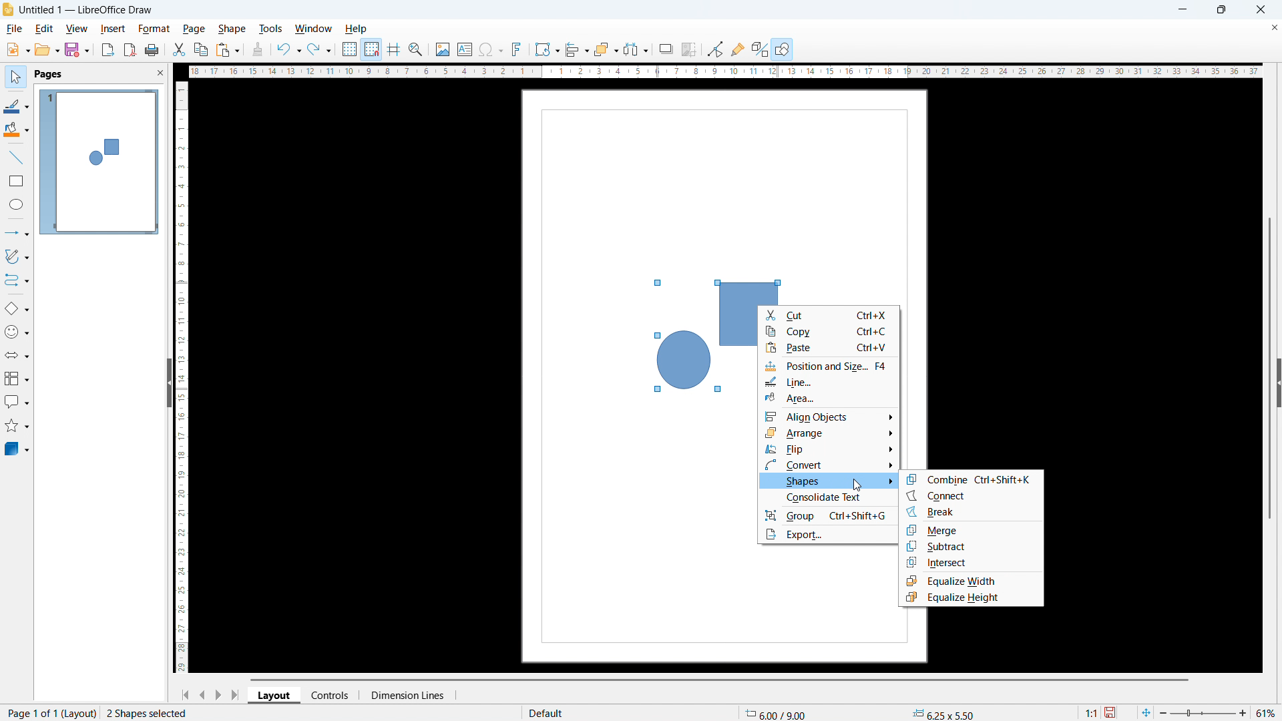  Describe the element at coordinates (49, 712) in the screenshot. I see `page 1 of 1 (layout)` at that location.